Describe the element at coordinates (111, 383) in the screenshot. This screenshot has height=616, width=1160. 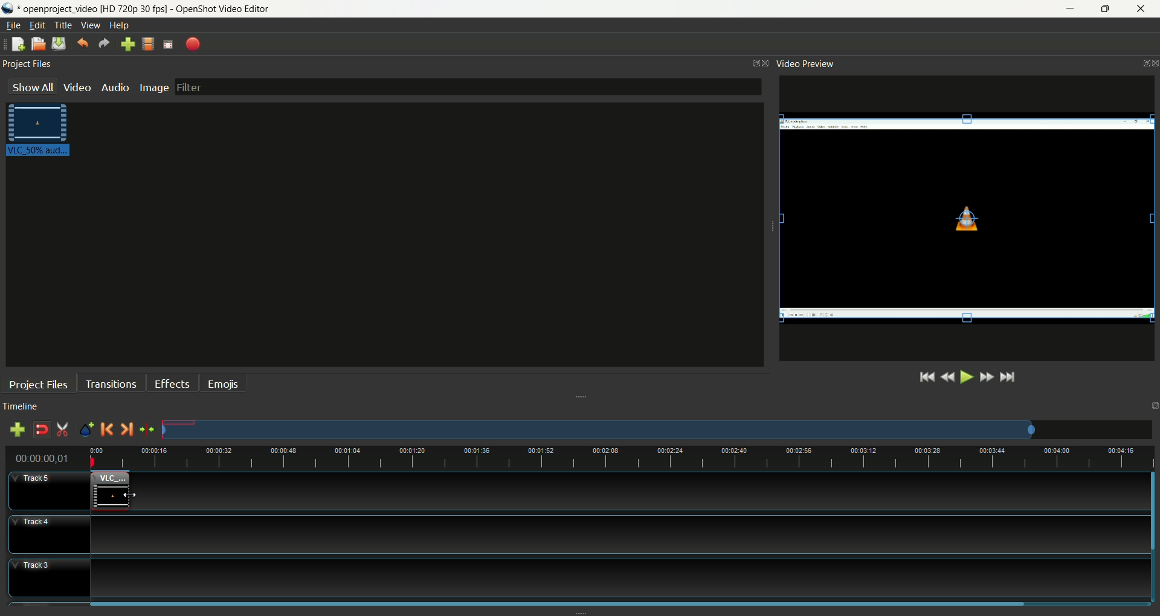
I see `transitions` at that location.